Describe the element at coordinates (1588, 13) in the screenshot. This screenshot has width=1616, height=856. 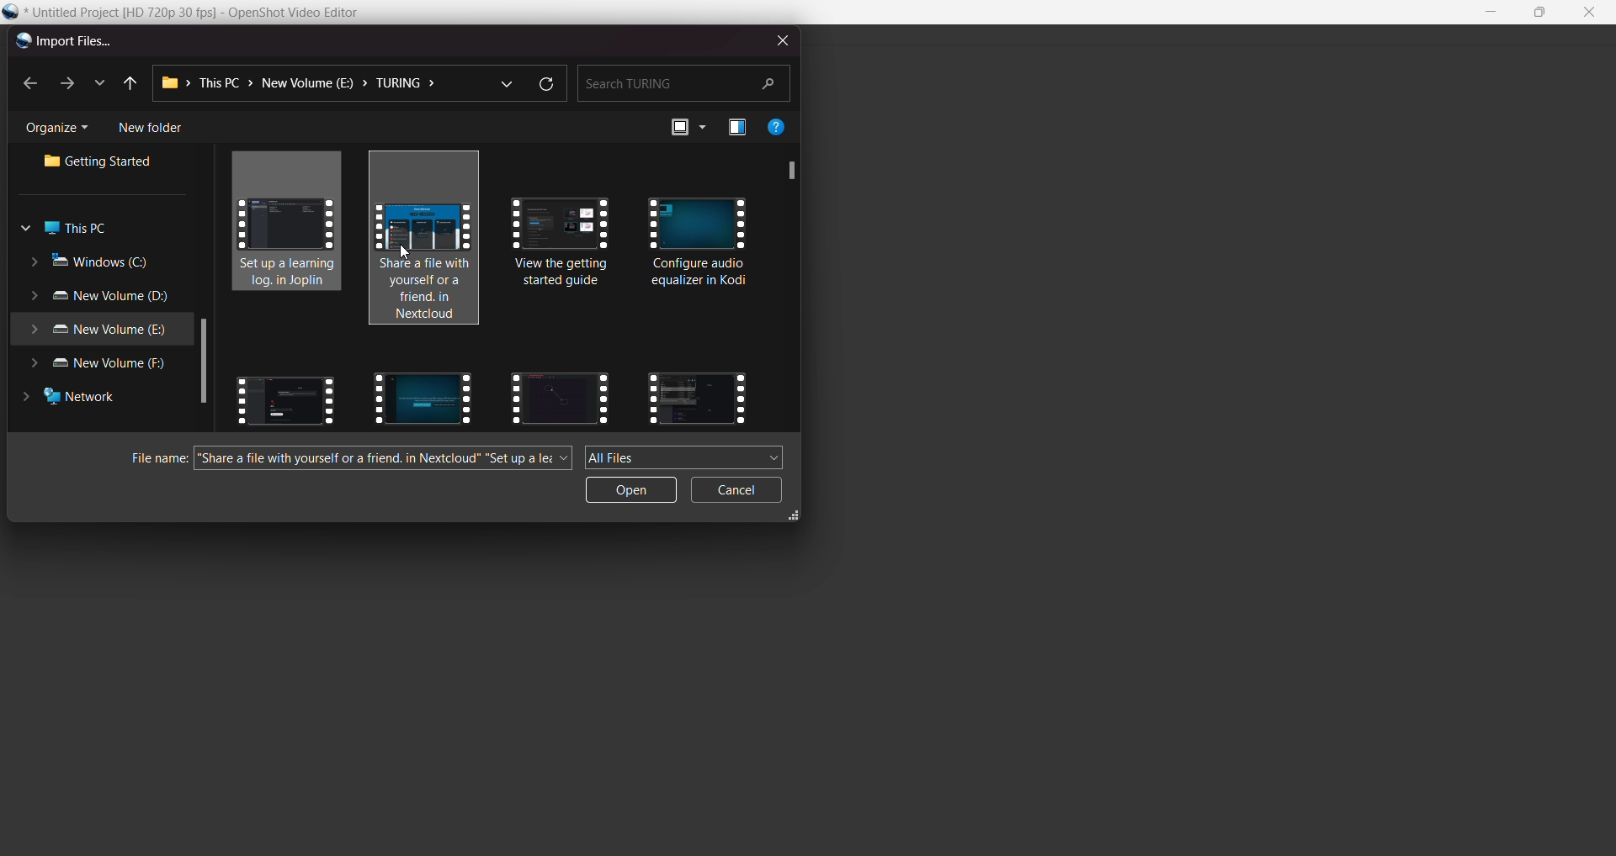
I see `close` at that location.